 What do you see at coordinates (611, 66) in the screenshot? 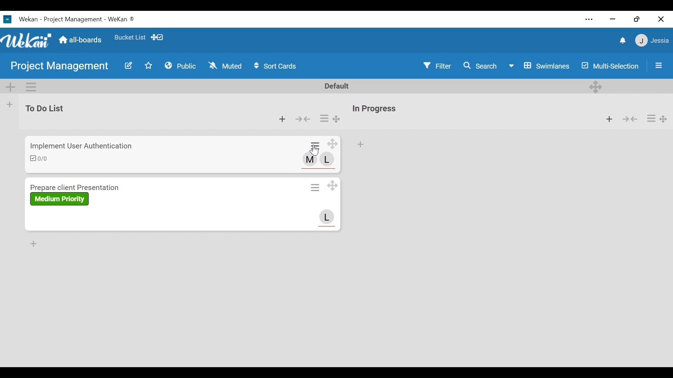
I see `Multi-Selection` at bounding box center [611, 66].